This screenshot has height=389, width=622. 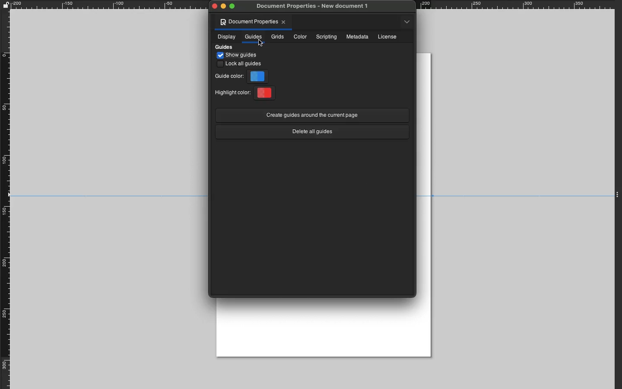 What do you see at coordinates (232, 6) in the screenshot?
I see `Maximize` at bounding box center [232, 6].